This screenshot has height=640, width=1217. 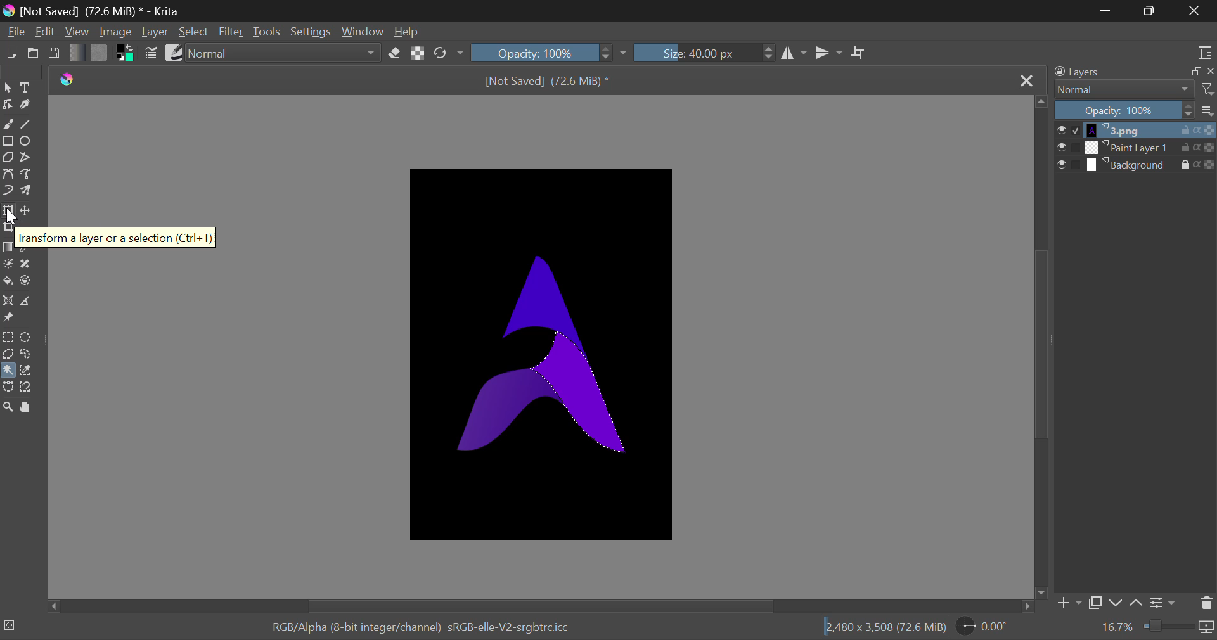 What do you see at coordinates (29, 406) in the screenshot?
I see `Pan` at bounding box center [29, 406].